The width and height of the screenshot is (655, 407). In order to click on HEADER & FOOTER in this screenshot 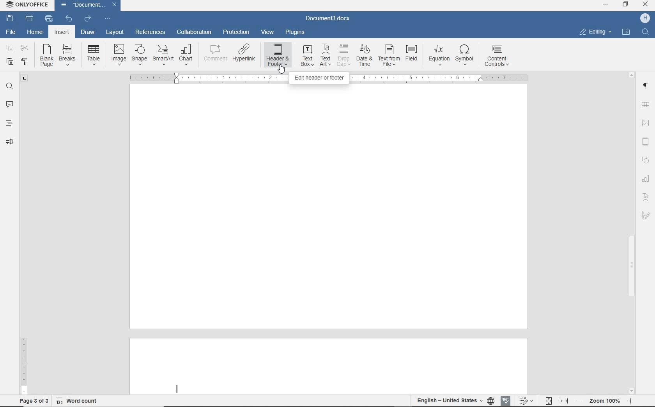, I will do `click(647, 142)`.